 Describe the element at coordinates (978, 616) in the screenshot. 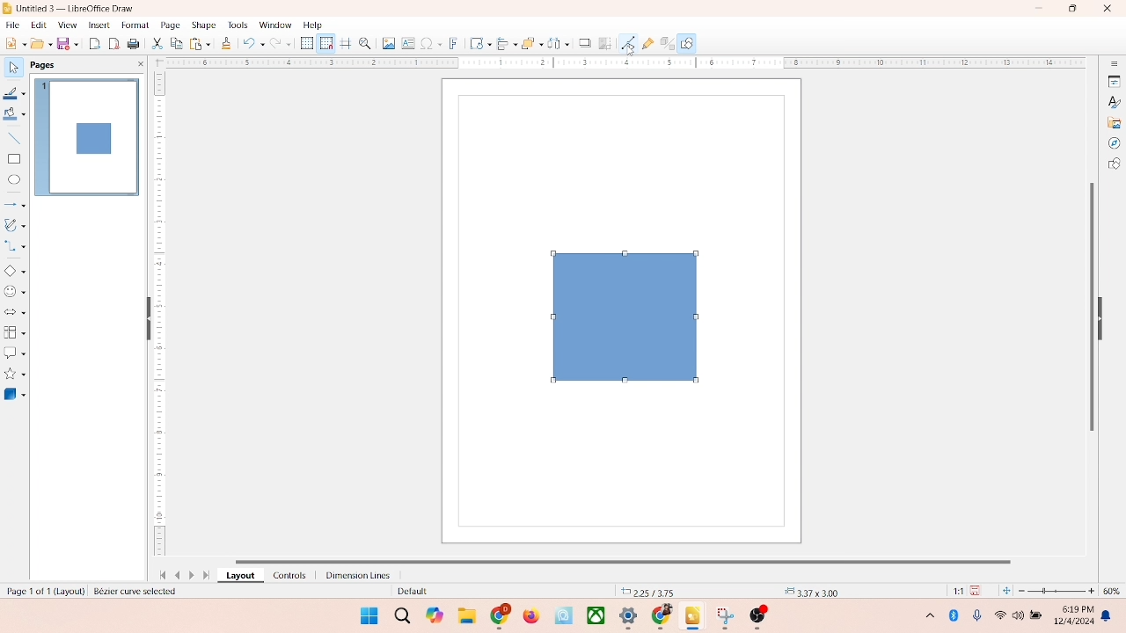

I see `microphone` at that location.